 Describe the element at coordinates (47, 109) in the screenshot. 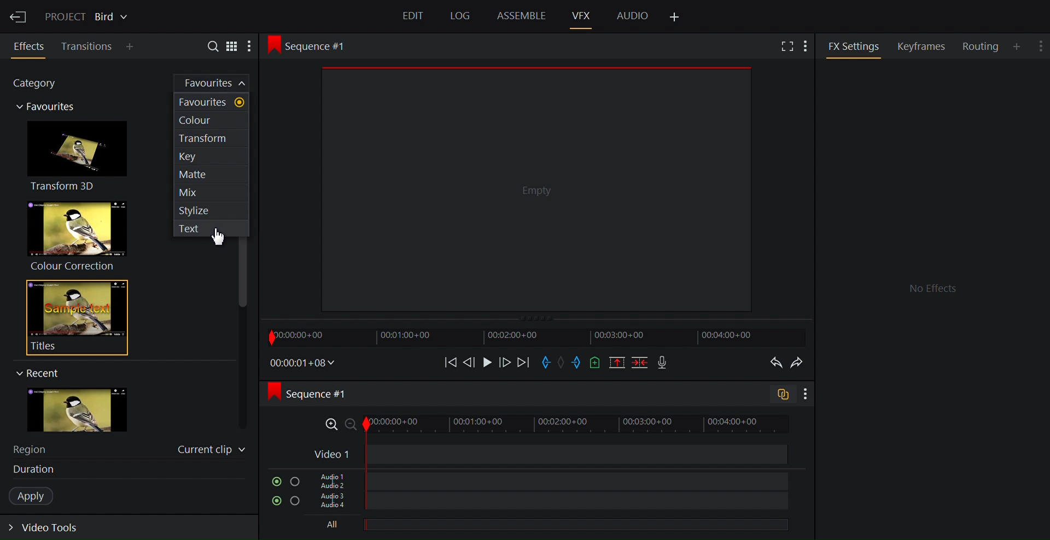

I see `Category thumbnail` at that location.